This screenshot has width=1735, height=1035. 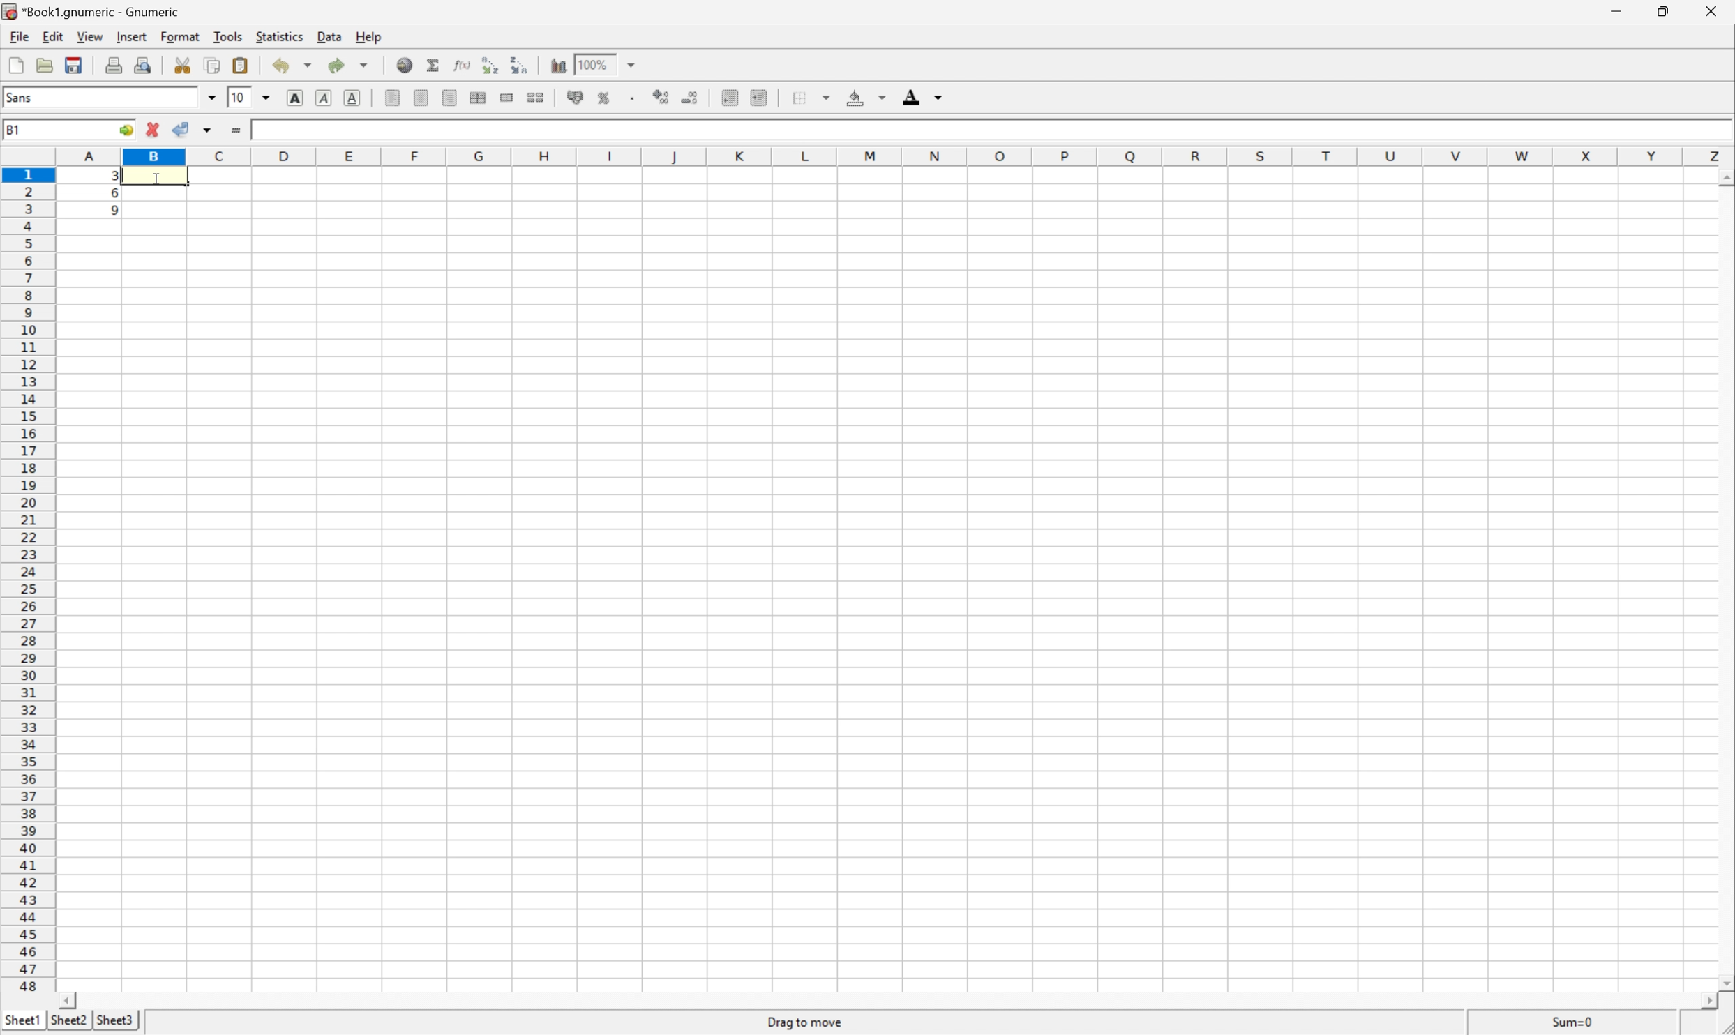 I want to click on Sheet3, so click(x=115, y=1020).